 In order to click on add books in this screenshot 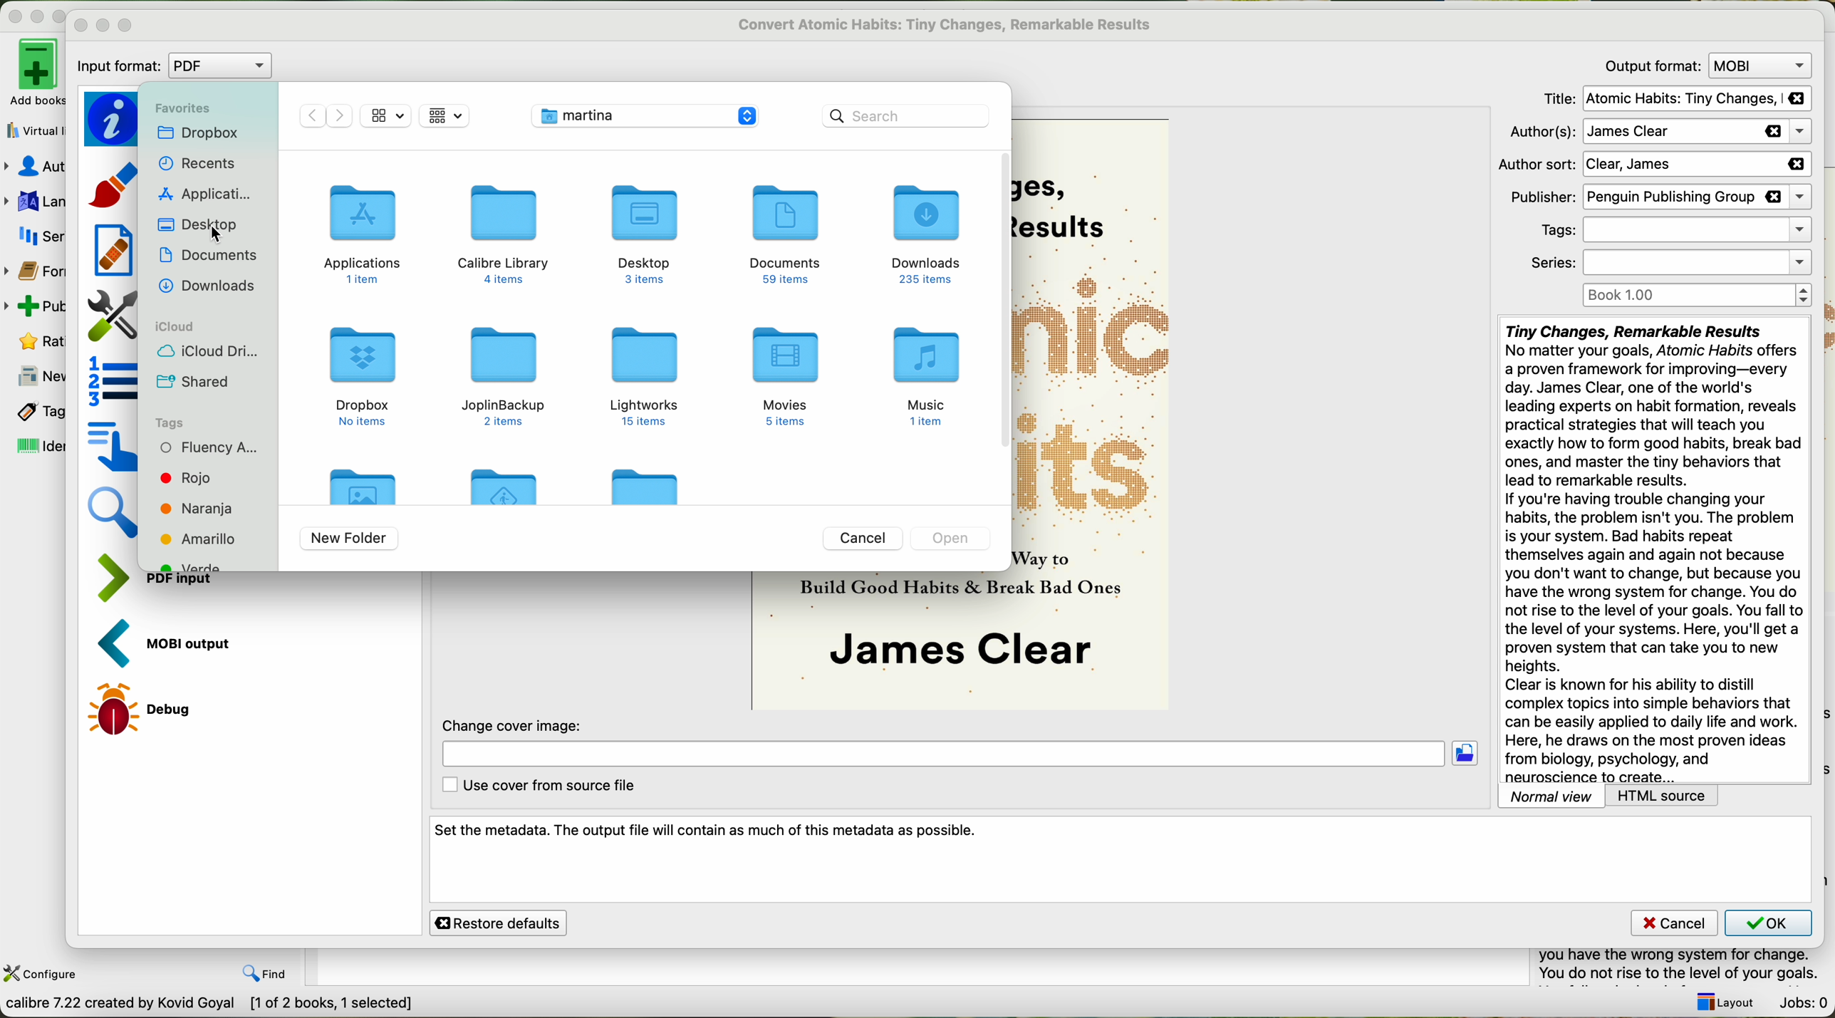, I will do `click(32, 72)`.